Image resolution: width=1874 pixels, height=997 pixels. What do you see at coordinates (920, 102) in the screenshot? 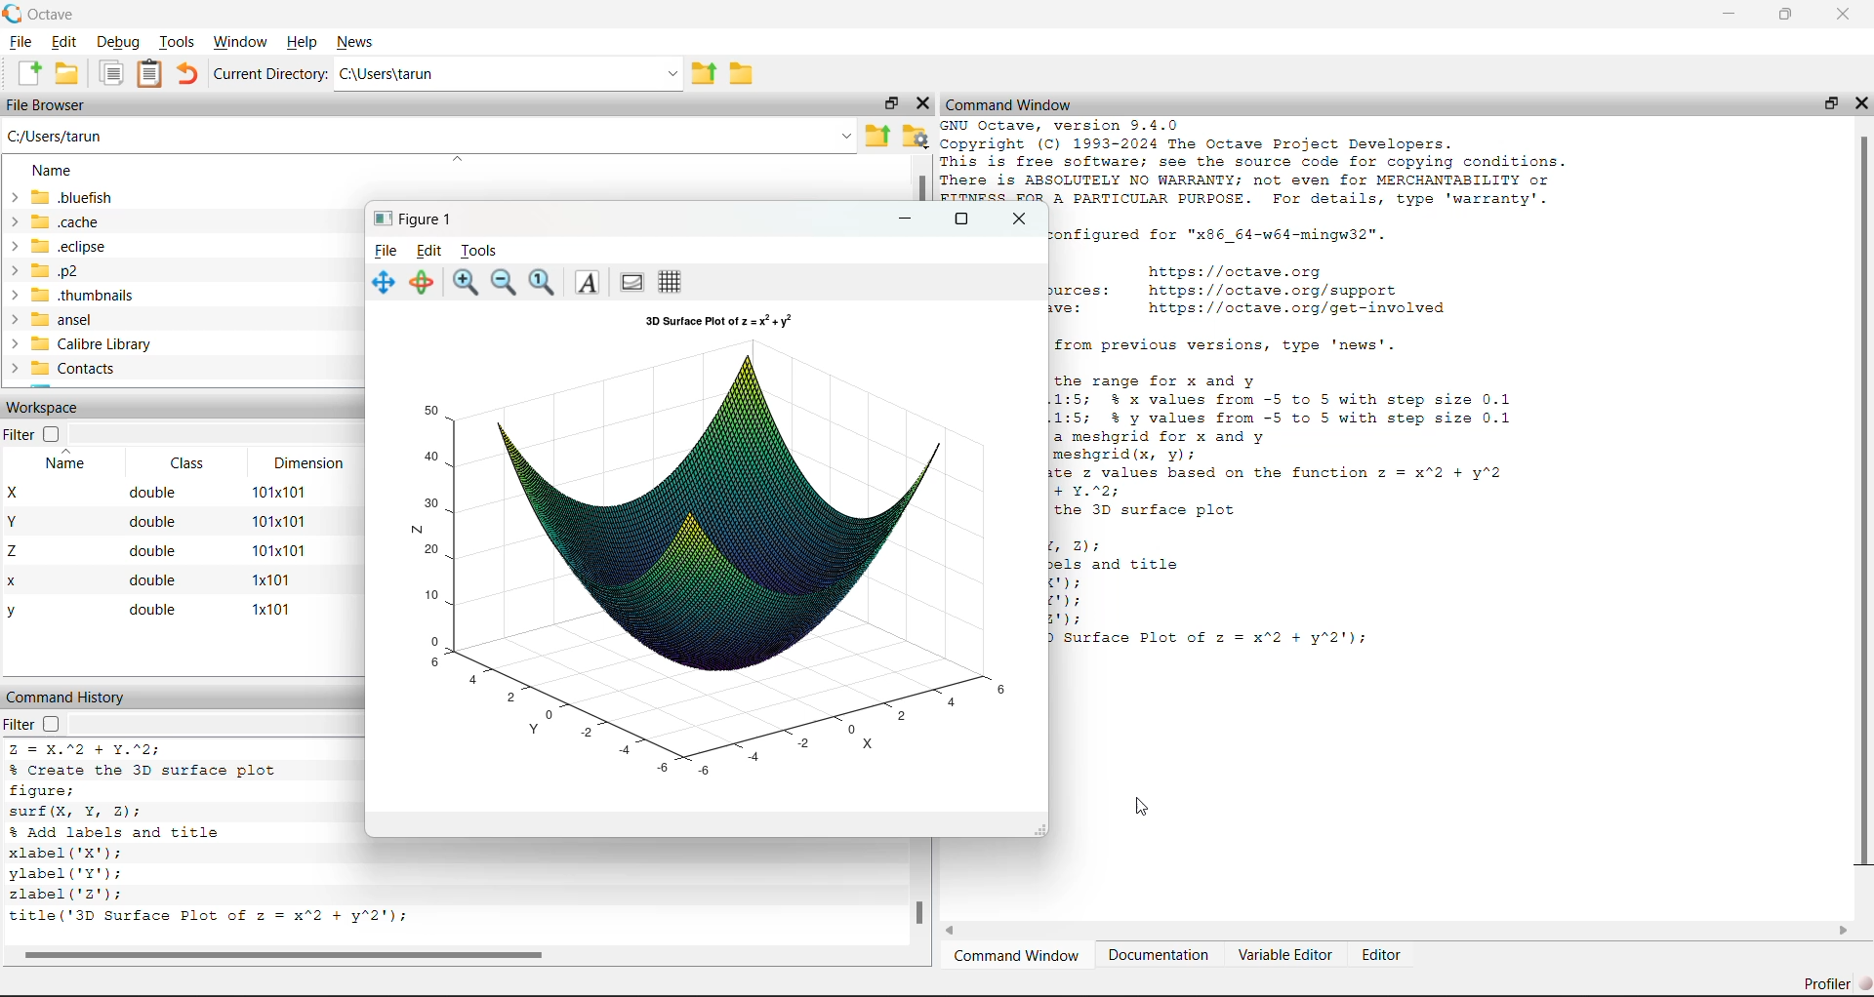
I see `Close` at bounding box center [920, 102].